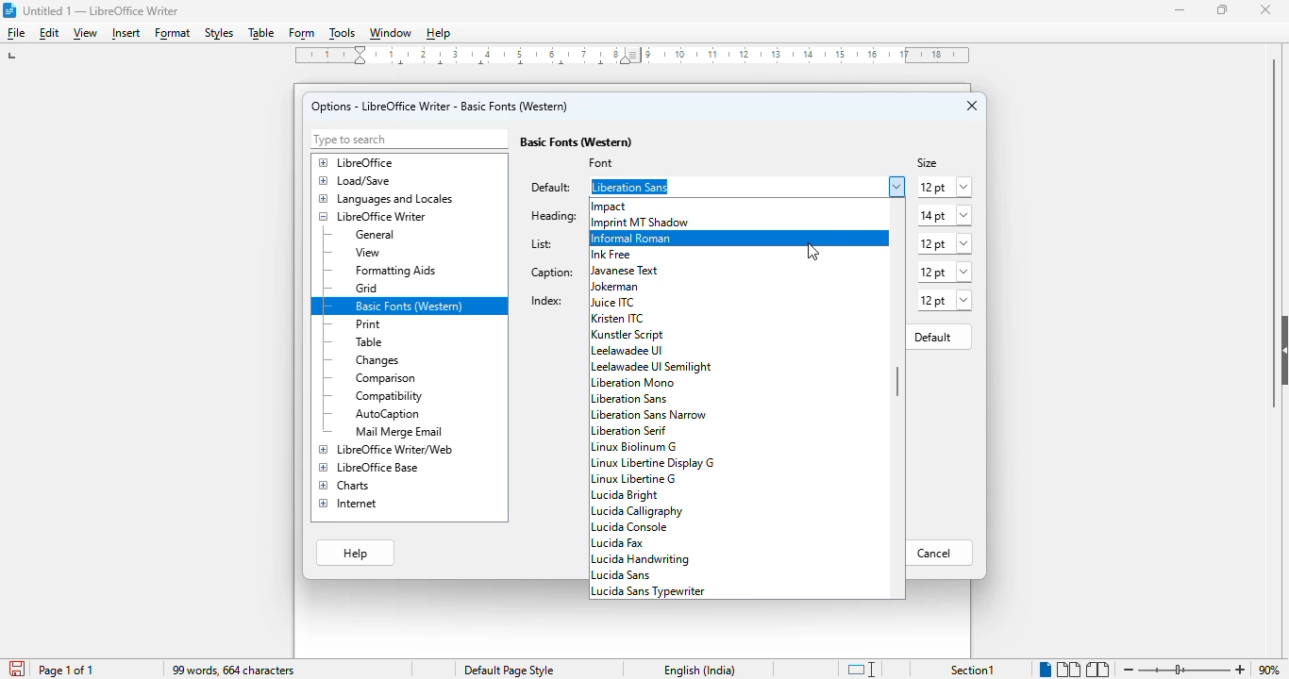  Describe the element at coordinates (551, 188) in the screenshot. I see `default:` at that location.